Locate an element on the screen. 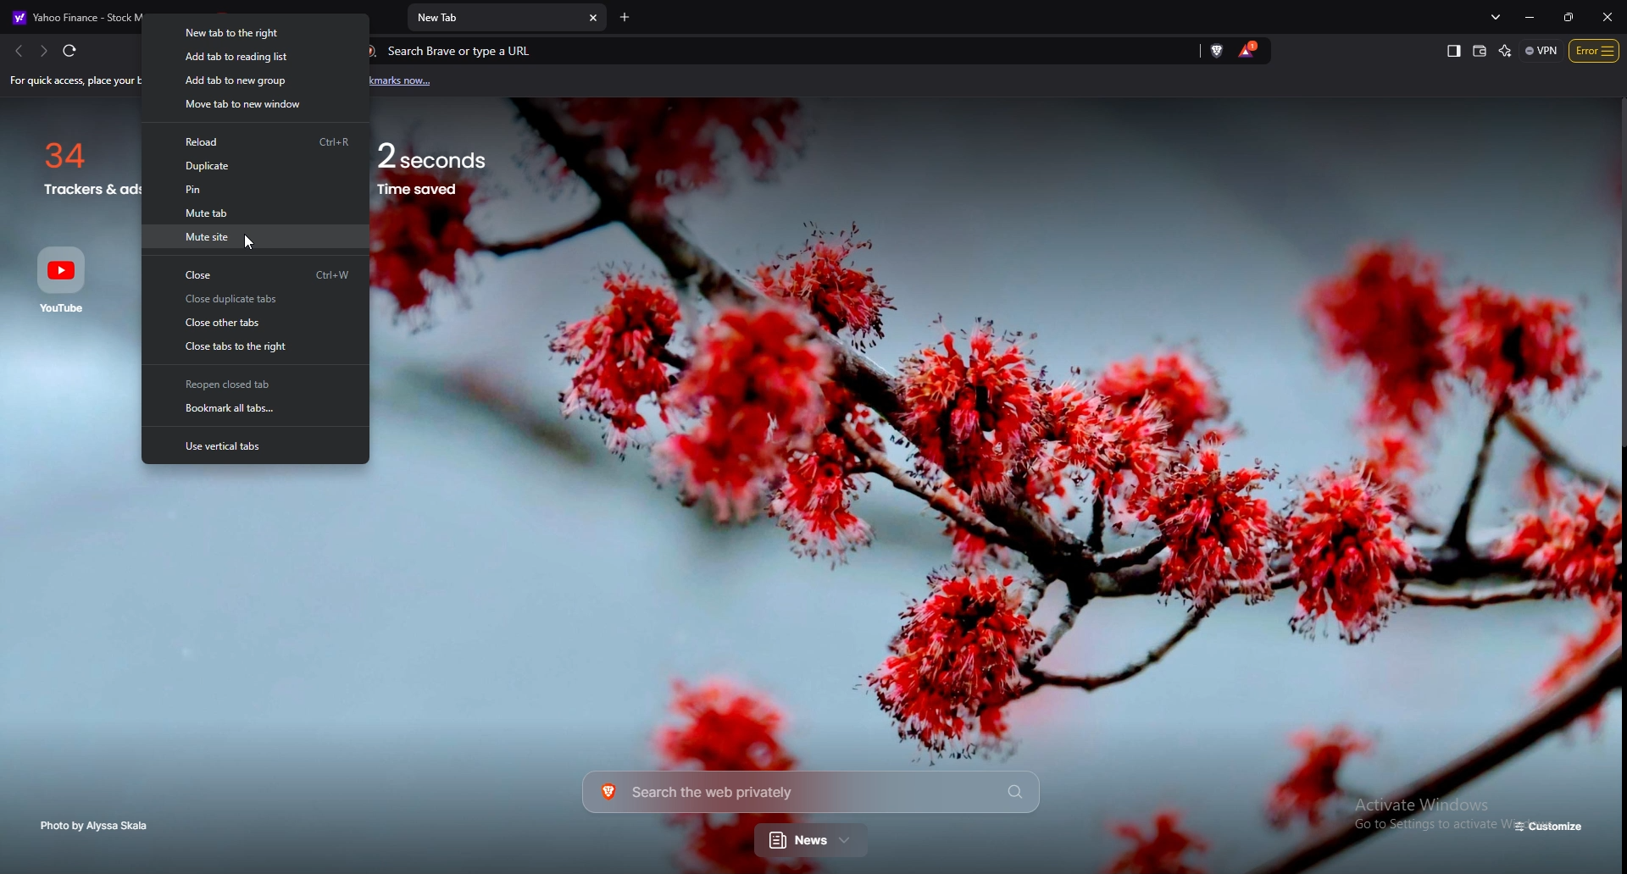 Image resolution: width=1627 pixels, height=874 pixels. forward is located at coordinates (42, 51).